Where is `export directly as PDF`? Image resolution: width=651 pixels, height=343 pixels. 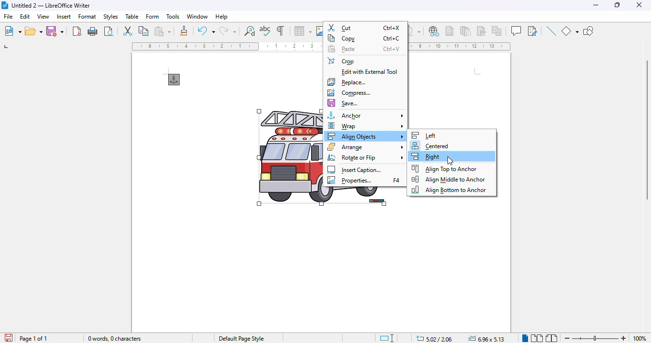 export directly as PDF is located at coordinates (77, 31).